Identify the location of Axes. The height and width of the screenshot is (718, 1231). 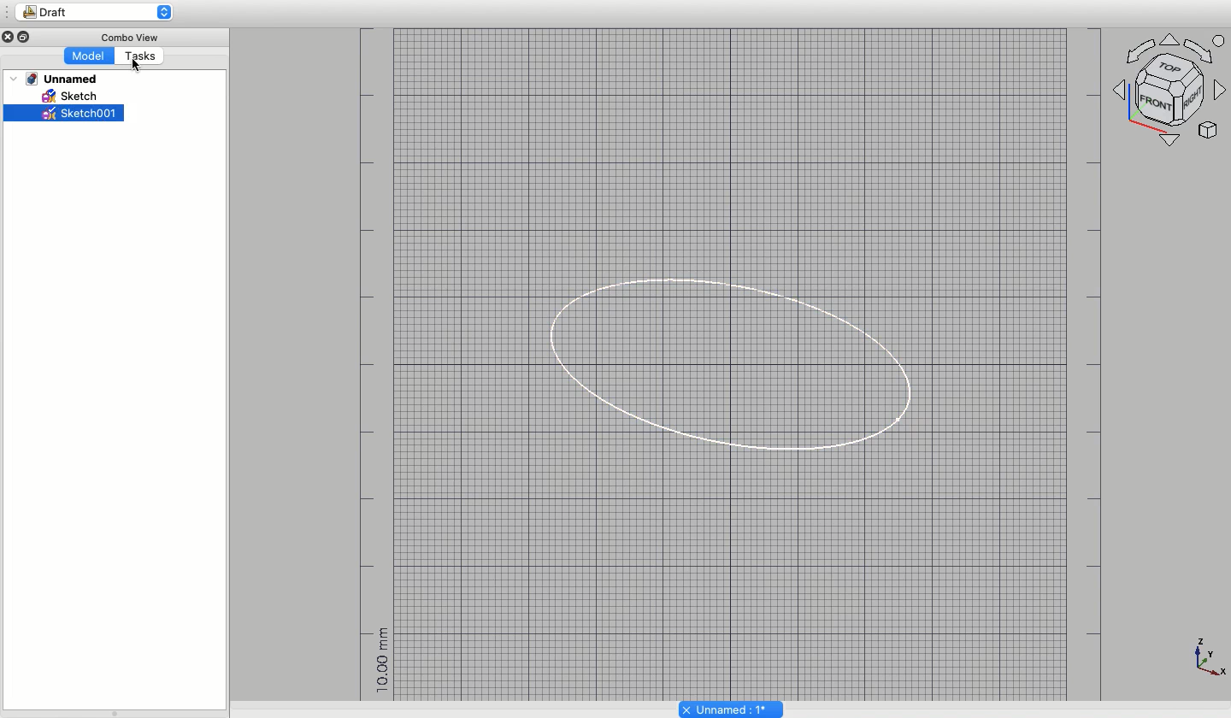
(1209, 661).